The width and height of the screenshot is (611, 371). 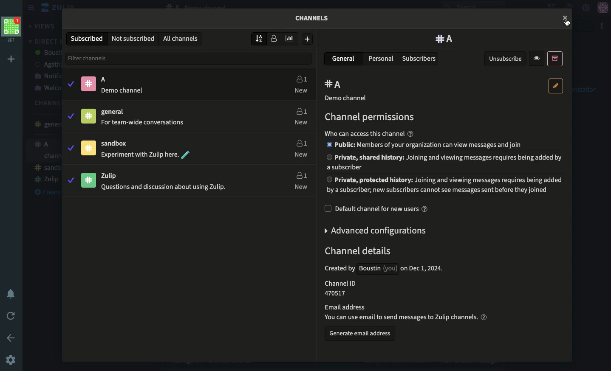 I want to click on Subscribers, so click(x=420, y=59).